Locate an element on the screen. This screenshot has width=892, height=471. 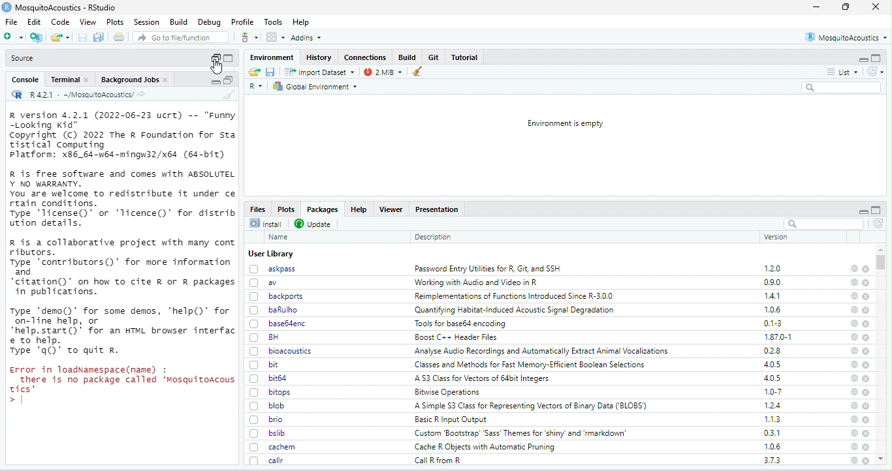
Connections is located at coordinates (366, 57).